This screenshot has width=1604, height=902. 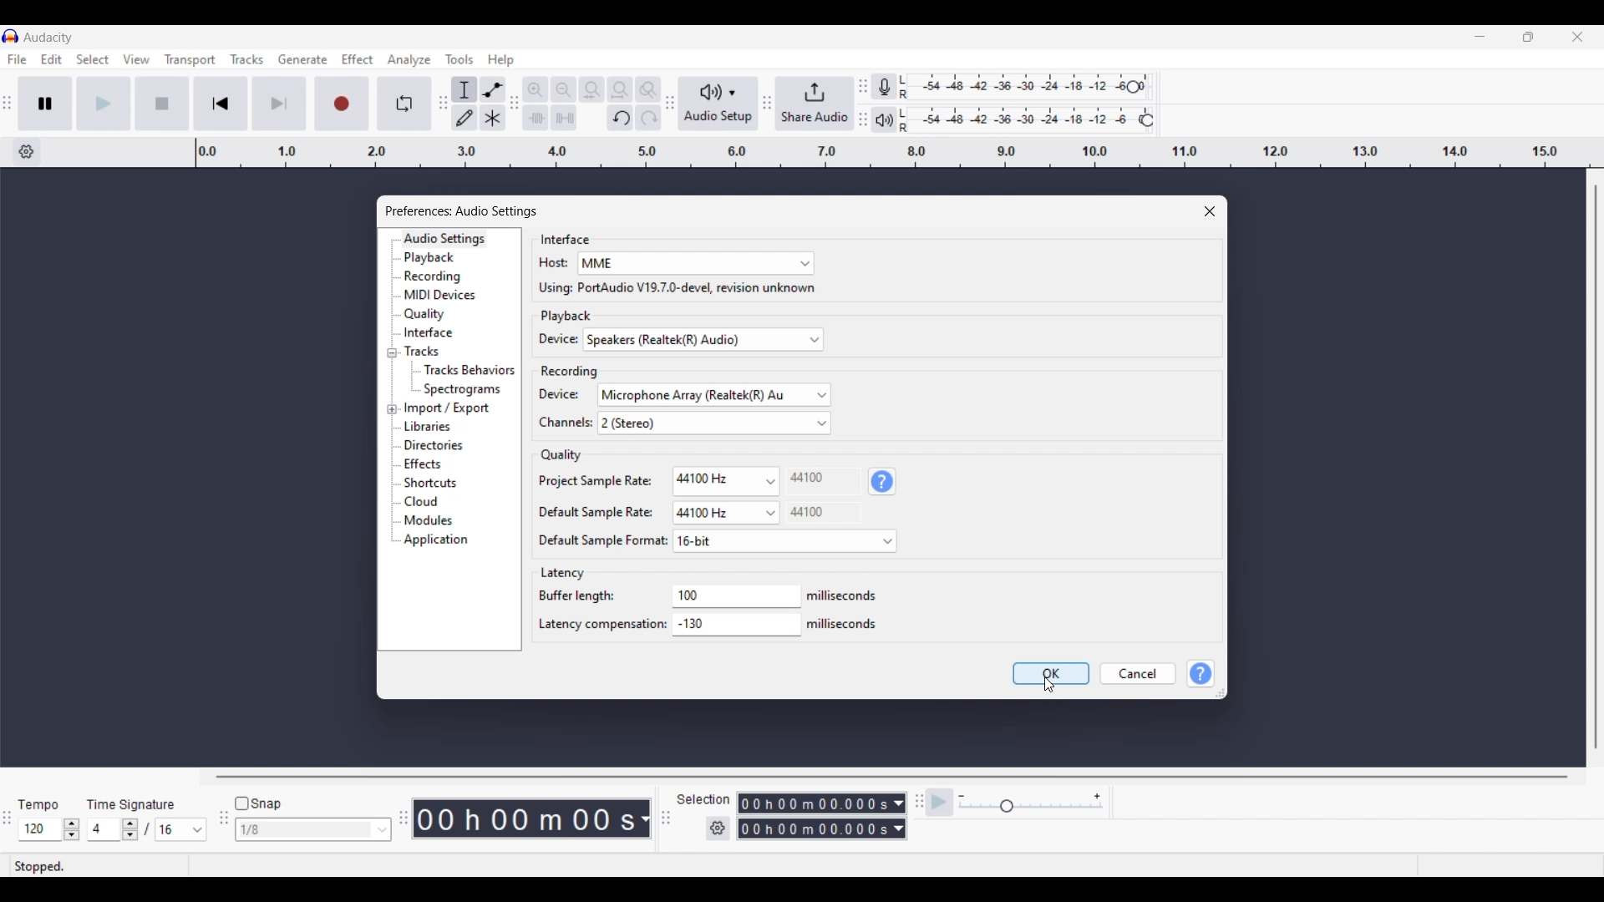 I want to click on Type in latency compensation, so click(x=735, y=623).